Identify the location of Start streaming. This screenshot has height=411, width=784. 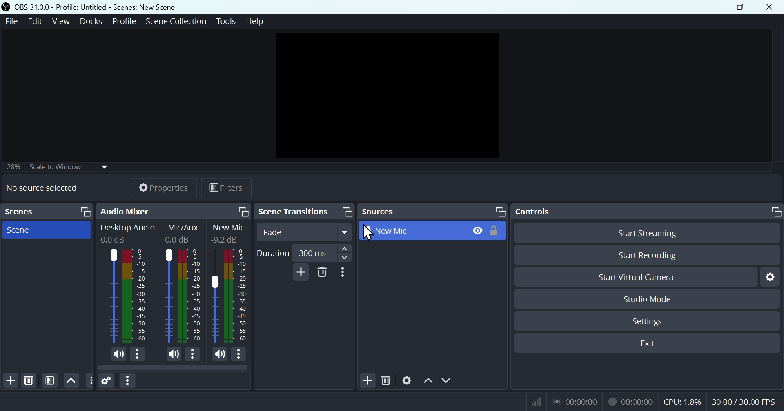
(648, 232).